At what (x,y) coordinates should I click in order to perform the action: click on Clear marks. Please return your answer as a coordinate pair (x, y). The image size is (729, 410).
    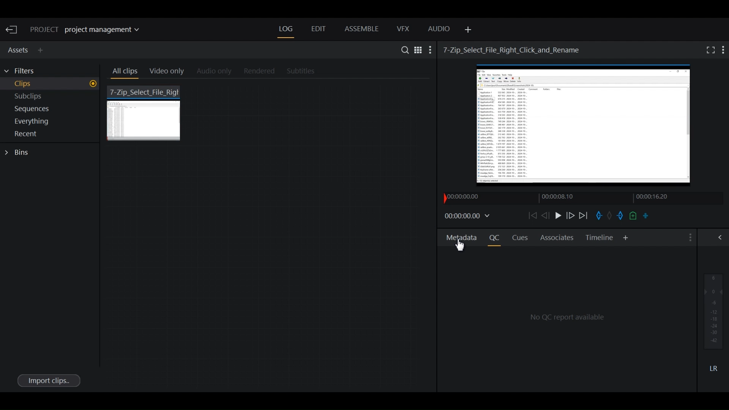
    Looking at the image, I should click on (609, 216).